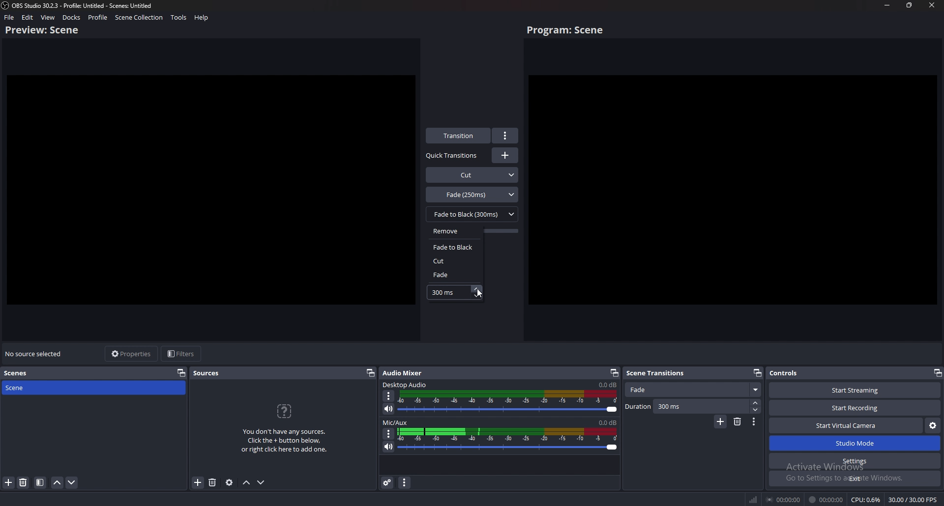 Image resolution: width=944 pixels, height=506 pixels. What do you see at coordinates (853, 390) in the screenshot?
I see `Start streaming` at bounding box center [853, 390].